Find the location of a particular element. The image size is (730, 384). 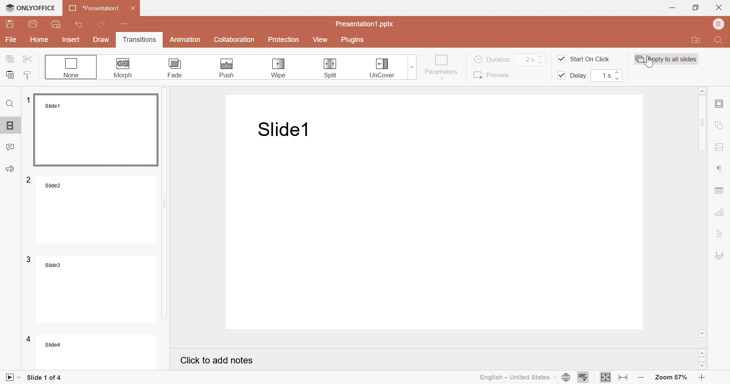

Zoom in is located at coordinates (702, 379).